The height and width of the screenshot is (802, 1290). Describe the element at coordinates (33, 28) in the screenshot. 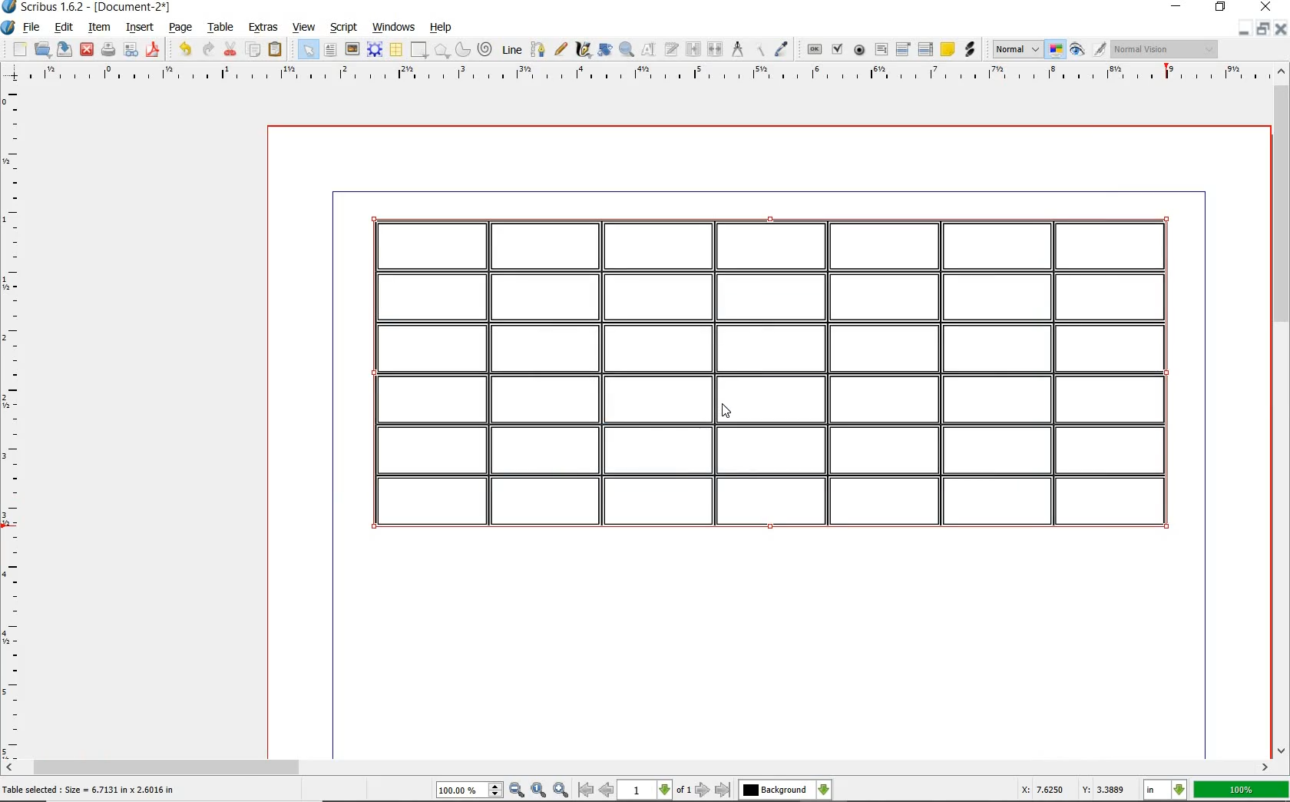

I see `file` at that location.